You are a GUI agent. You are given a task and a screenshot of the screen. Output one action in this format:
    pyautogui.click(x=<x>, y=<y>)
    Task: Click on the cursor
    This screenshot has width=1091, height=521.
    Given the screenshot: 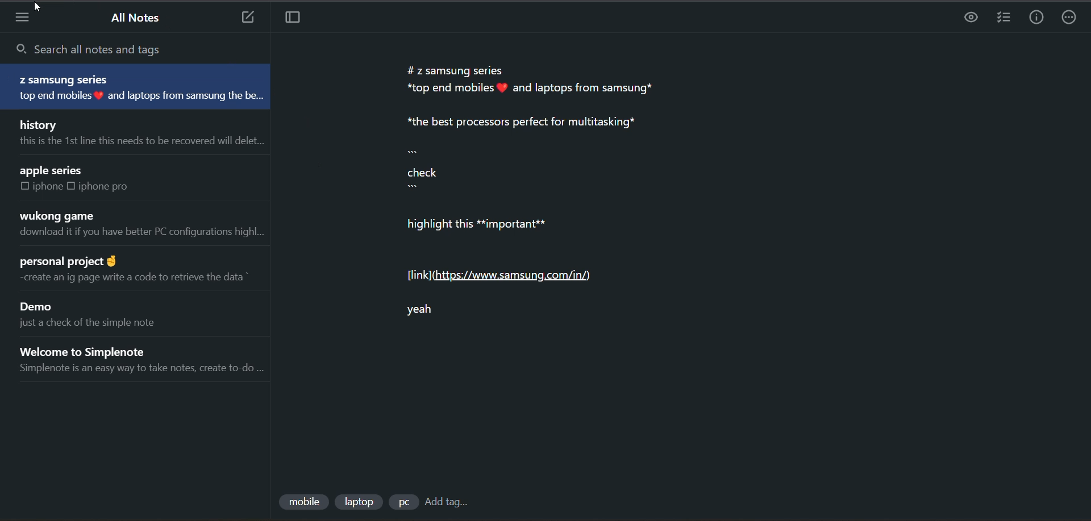 What is the action you would take?
    pyautogui.click(x=42, y=8)
    